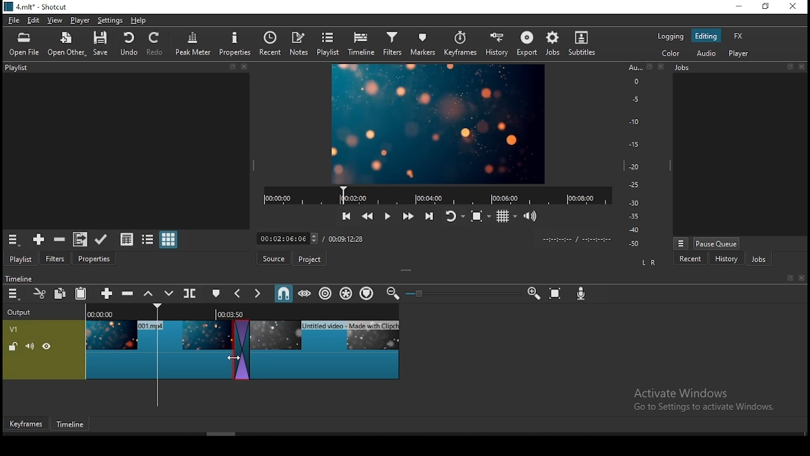 This screenshot has height=456, width=810. I want to click on video track, so click(44, 349).